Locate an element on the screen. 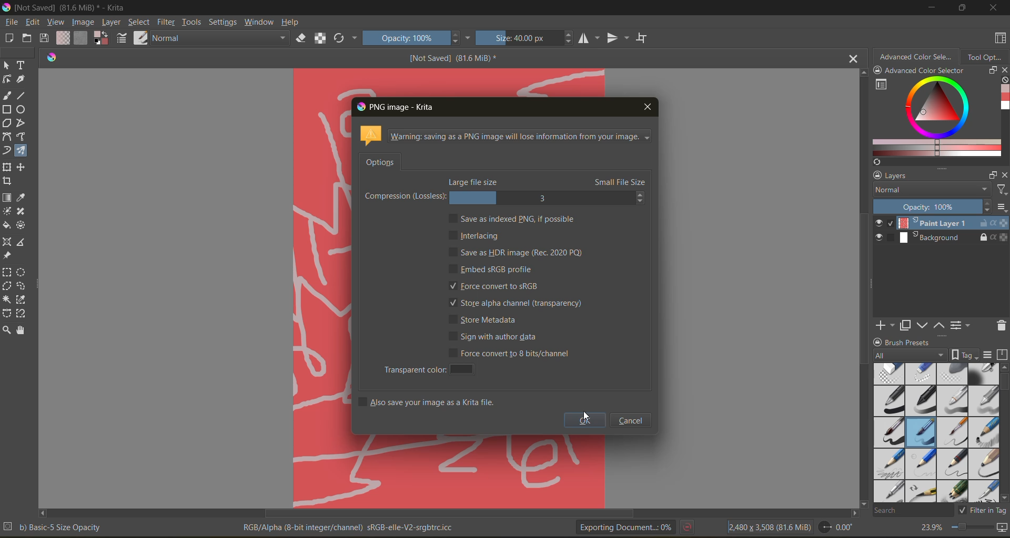  tool is located at coordinates (7, 123).